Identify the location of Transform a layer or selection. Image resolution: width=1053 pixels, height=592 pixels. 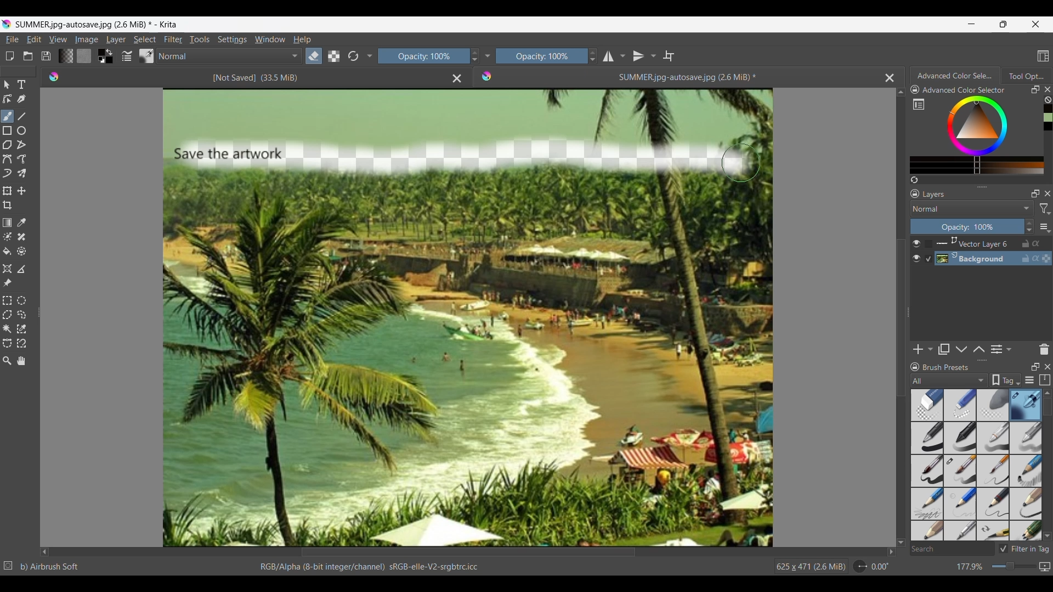
(8, 191).